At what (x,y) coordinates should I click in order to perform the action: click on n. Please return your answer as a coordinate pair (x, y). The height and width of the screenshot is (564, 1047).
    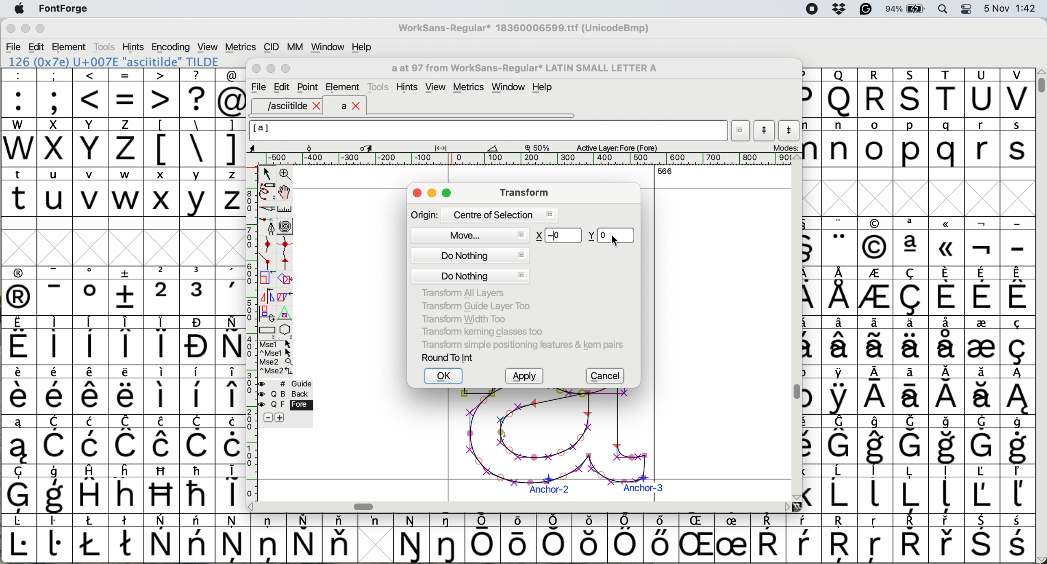
    Looking at the image, I should click on (839, 142).